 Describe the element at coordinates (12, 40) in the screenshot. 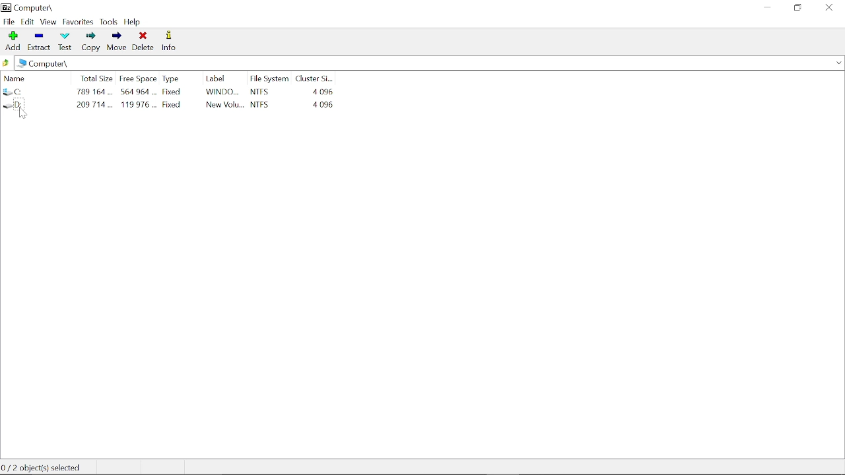

I see `add` at that location.